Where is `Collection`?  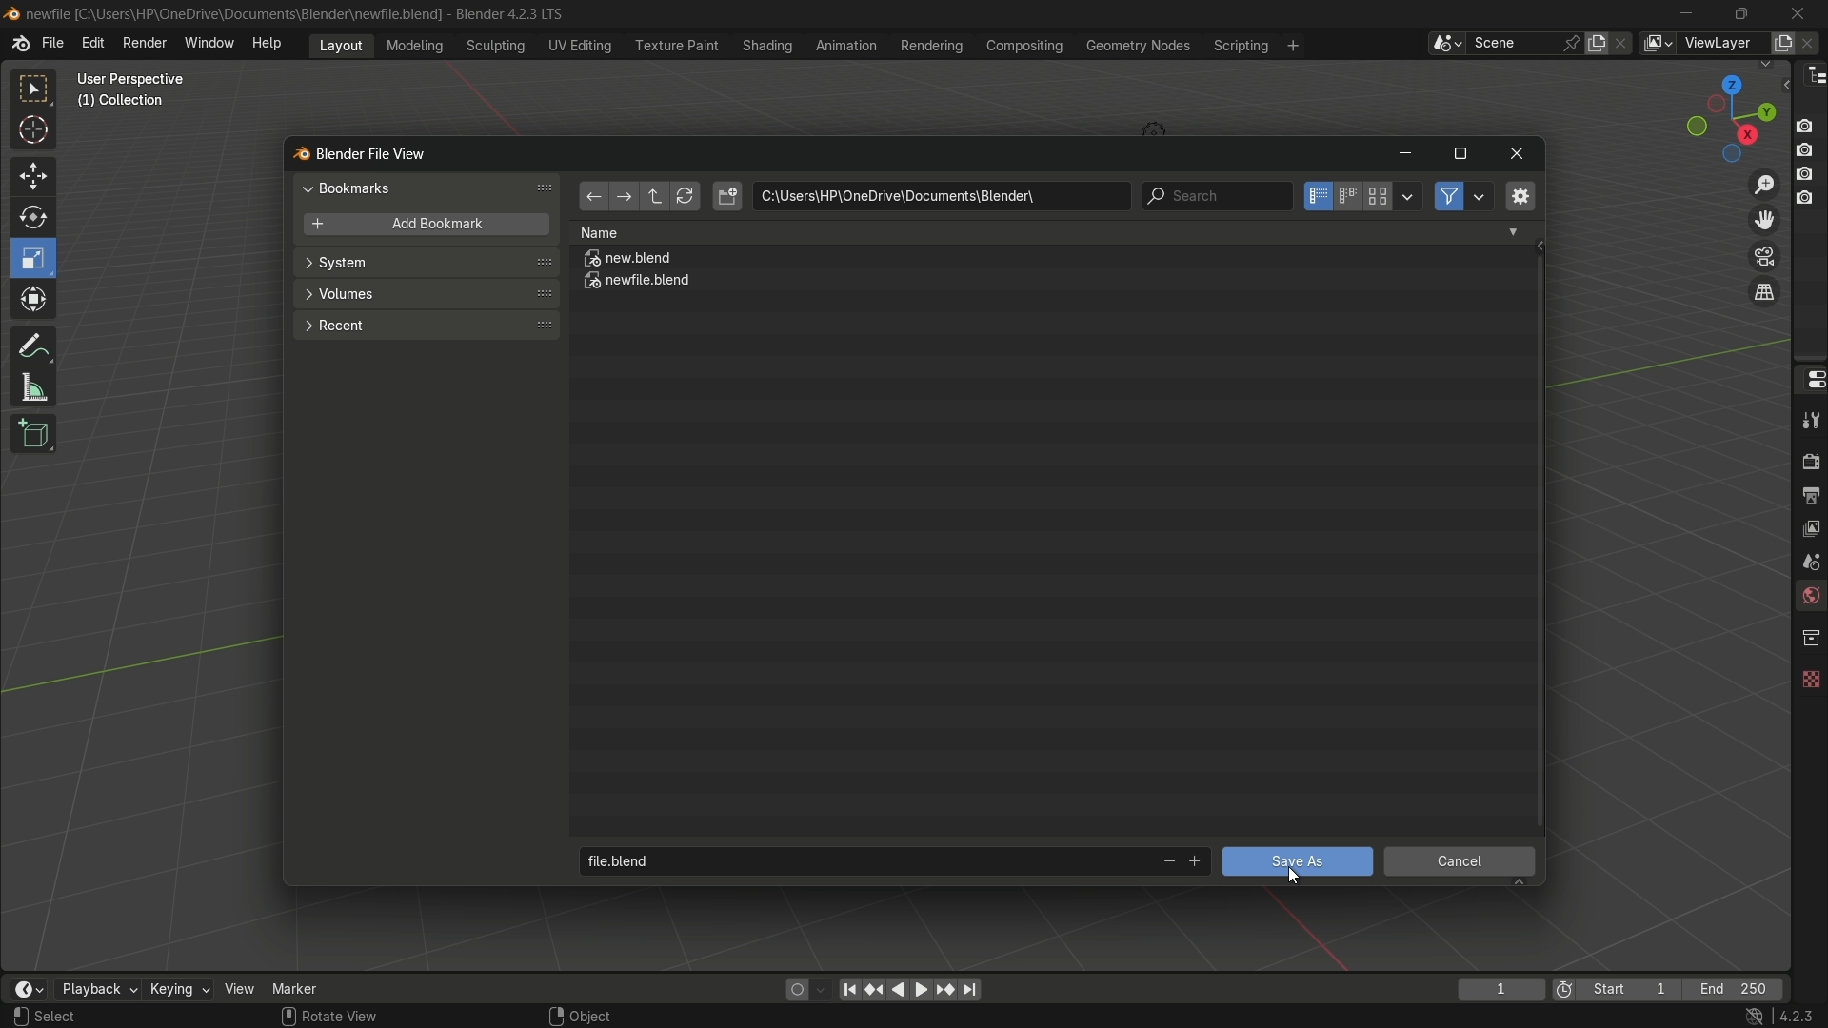 Collection is located at coordinates (124, 105).